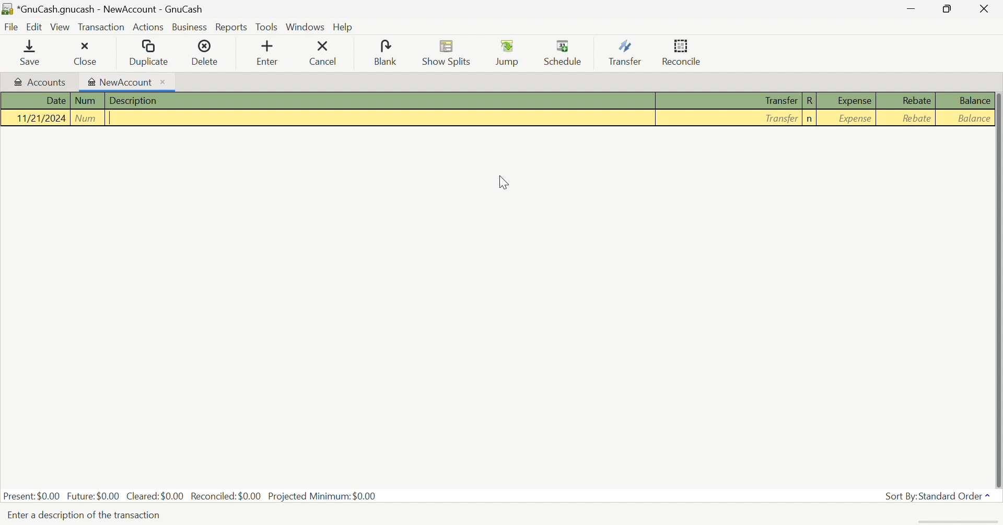 This screenshot has height=525, width=1003. Describe the element at coordinates (856, 118) in the screenshot. I see `expense` at that location.